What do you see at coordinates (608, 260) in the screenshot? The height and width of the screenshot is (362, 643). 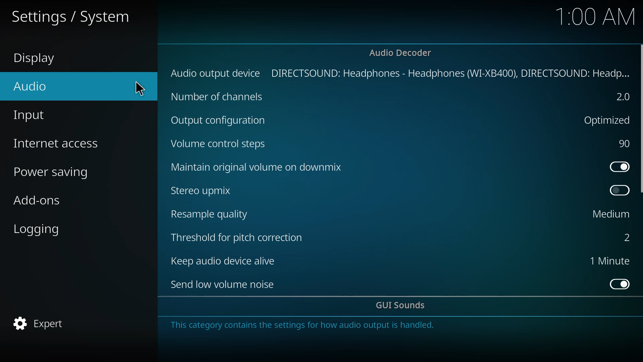 I see `1` at bounding box center [608, 260].